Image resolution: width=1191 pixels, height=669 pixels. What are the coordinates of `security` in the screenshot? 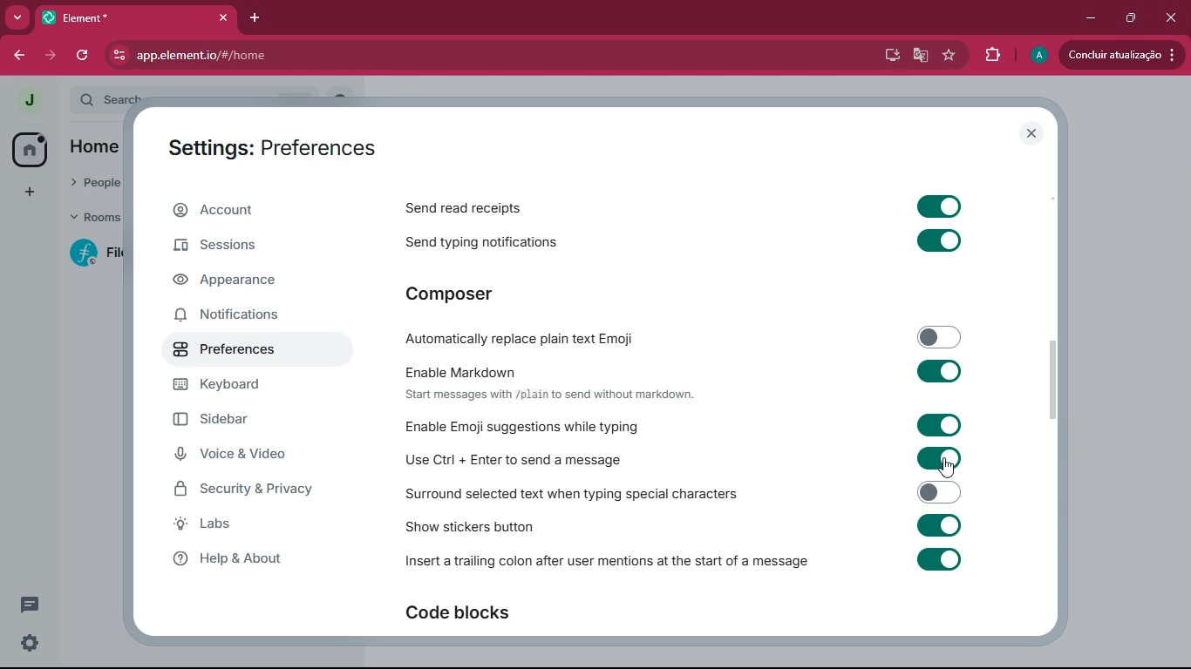 It's located at (258, 489).